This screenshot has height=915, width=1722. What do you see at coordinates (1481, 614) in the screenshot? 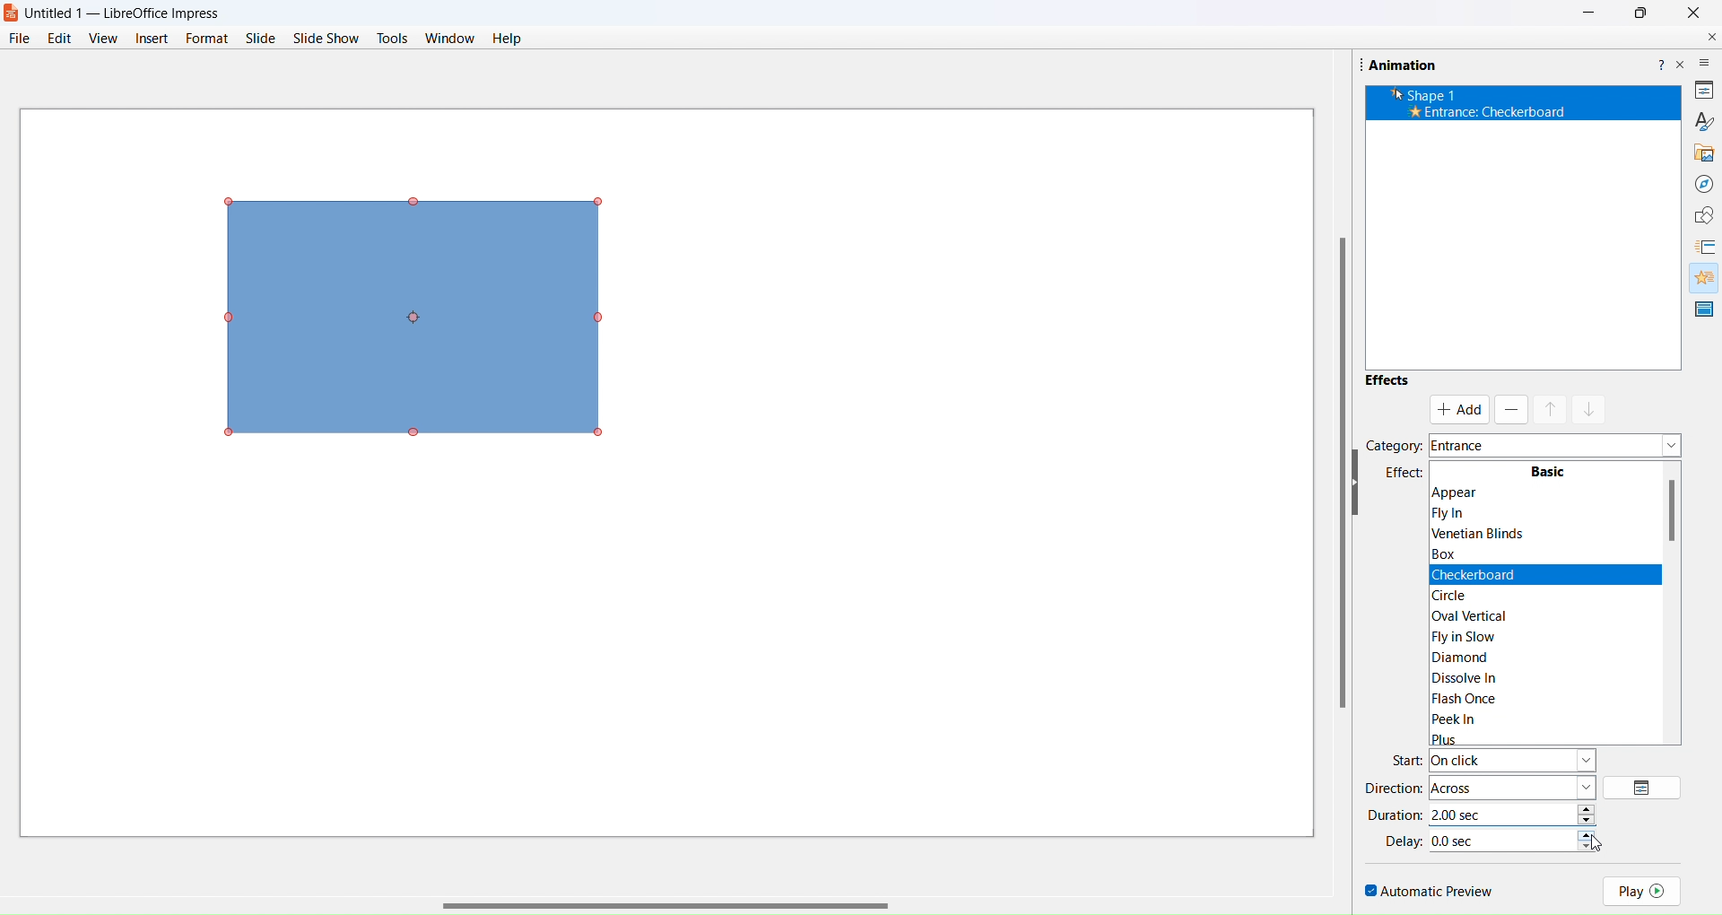
I see `|Oval Vertical` at bounding box center [1481, 614].